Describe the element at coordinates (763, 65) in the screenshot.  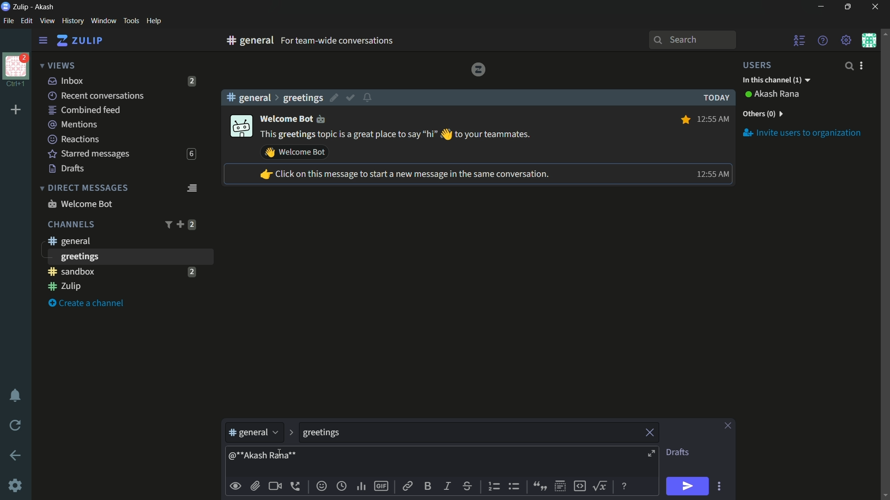
I see `users` at that location.